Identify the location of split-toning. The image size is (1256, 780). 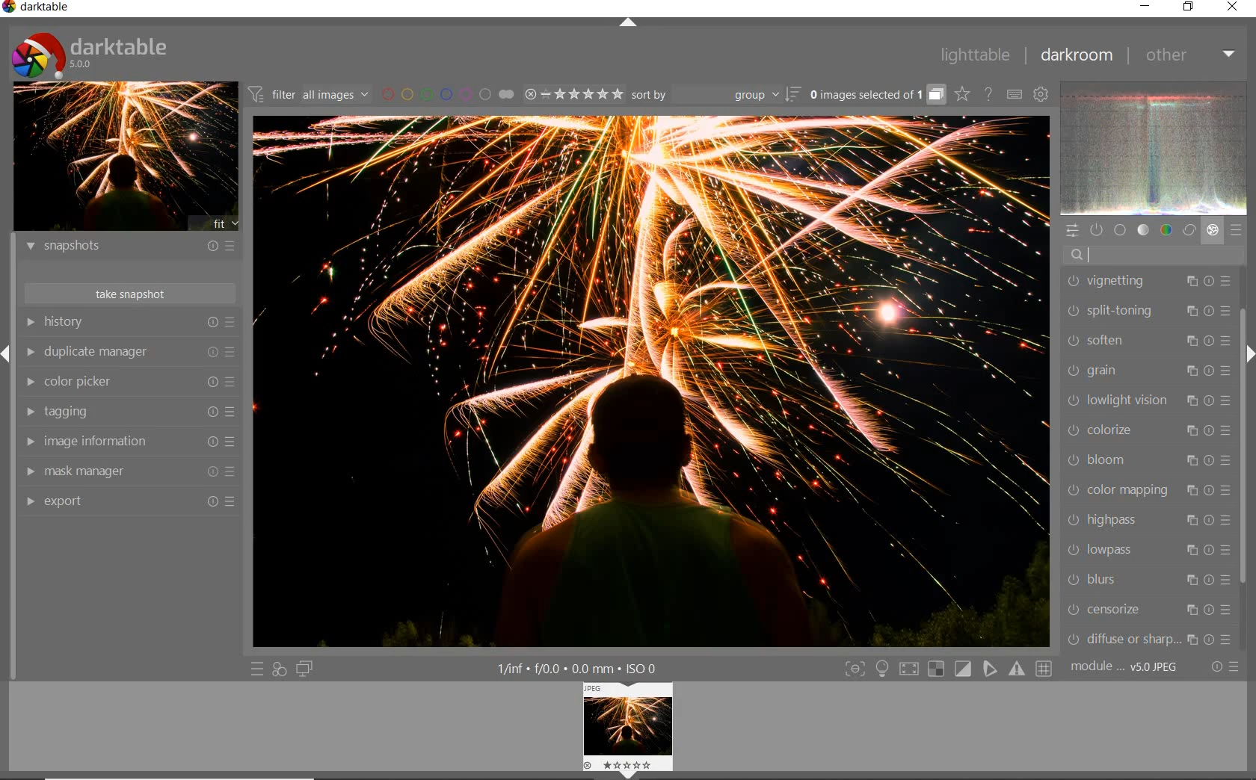
(1148, 311).